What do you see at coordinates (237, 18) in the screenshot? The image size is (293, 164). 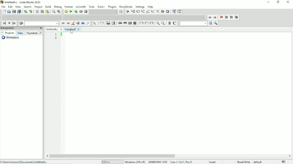 I see `Clear bookmarks` at bounding box center [237, 18].